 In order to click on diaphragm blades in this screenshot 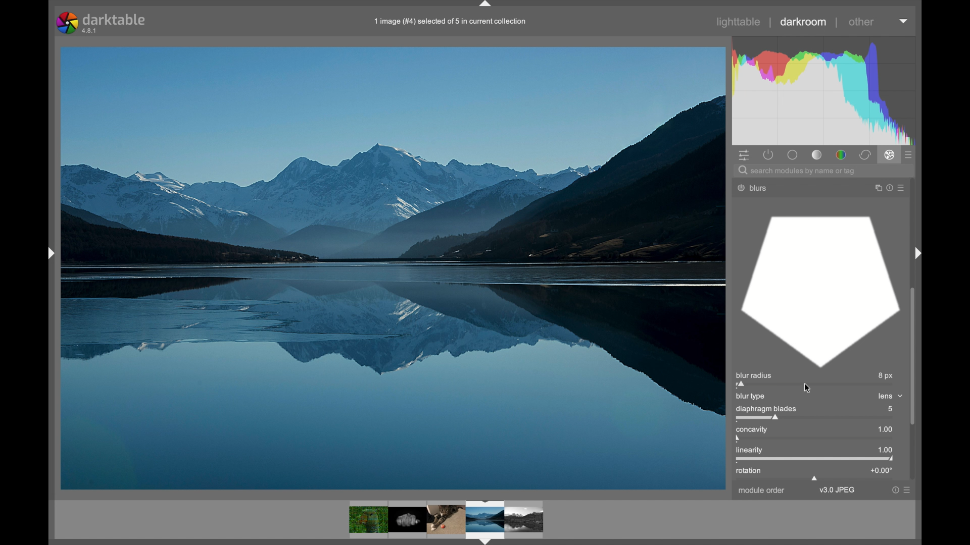, I will do `click(765, 409)`.